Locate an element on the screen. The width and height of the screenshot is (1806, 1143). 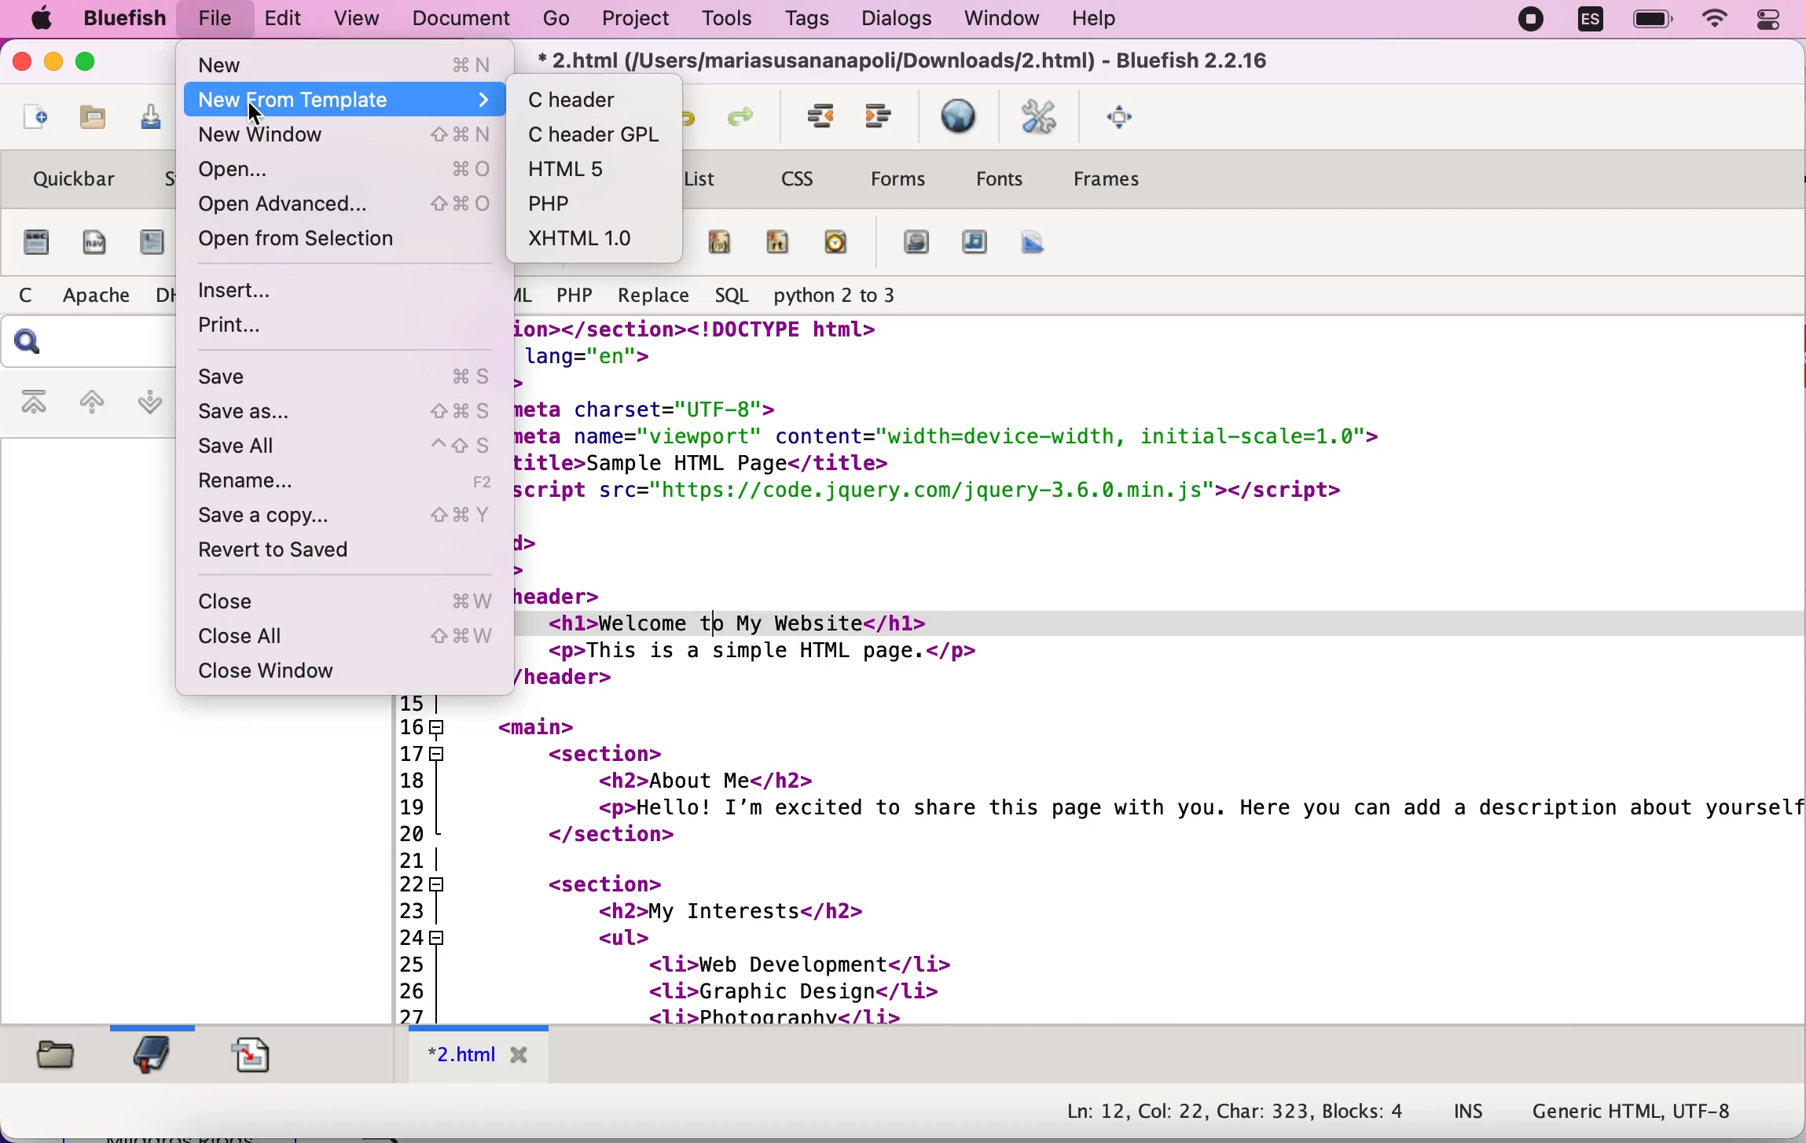
close window is located at coordinates (340, 671).